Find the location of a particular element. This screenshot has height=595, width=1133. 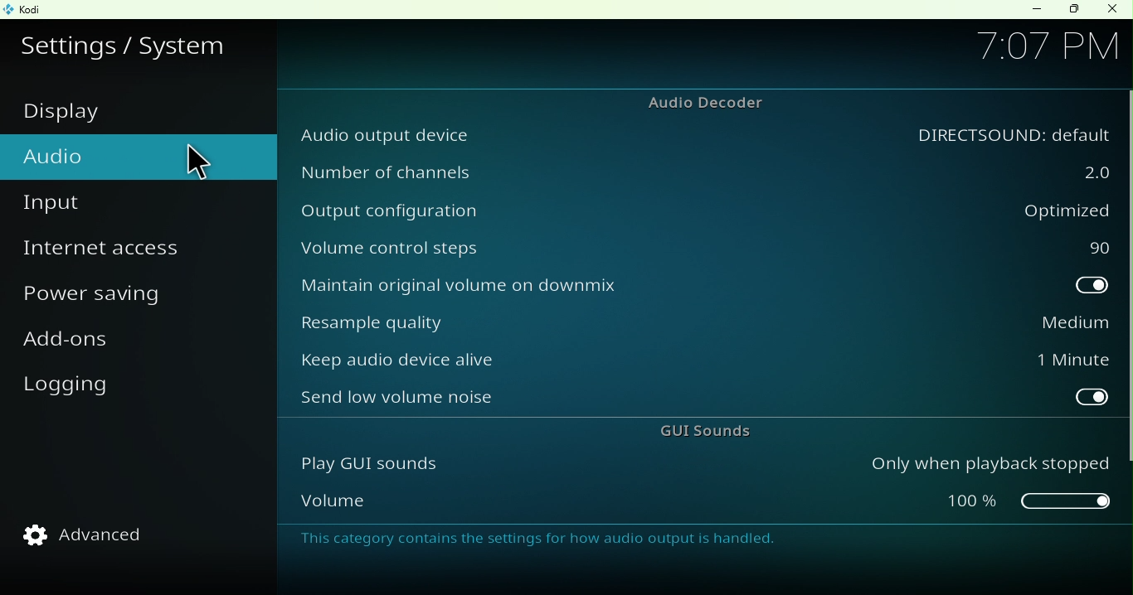

Resample quality is located at coordinates (597, 324).